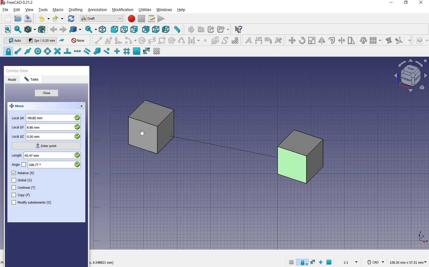 The height and width of the screenshot is (267, 429). Describe the element at coordinates (44, 10) in the screenshot. I see `tools` at that location.